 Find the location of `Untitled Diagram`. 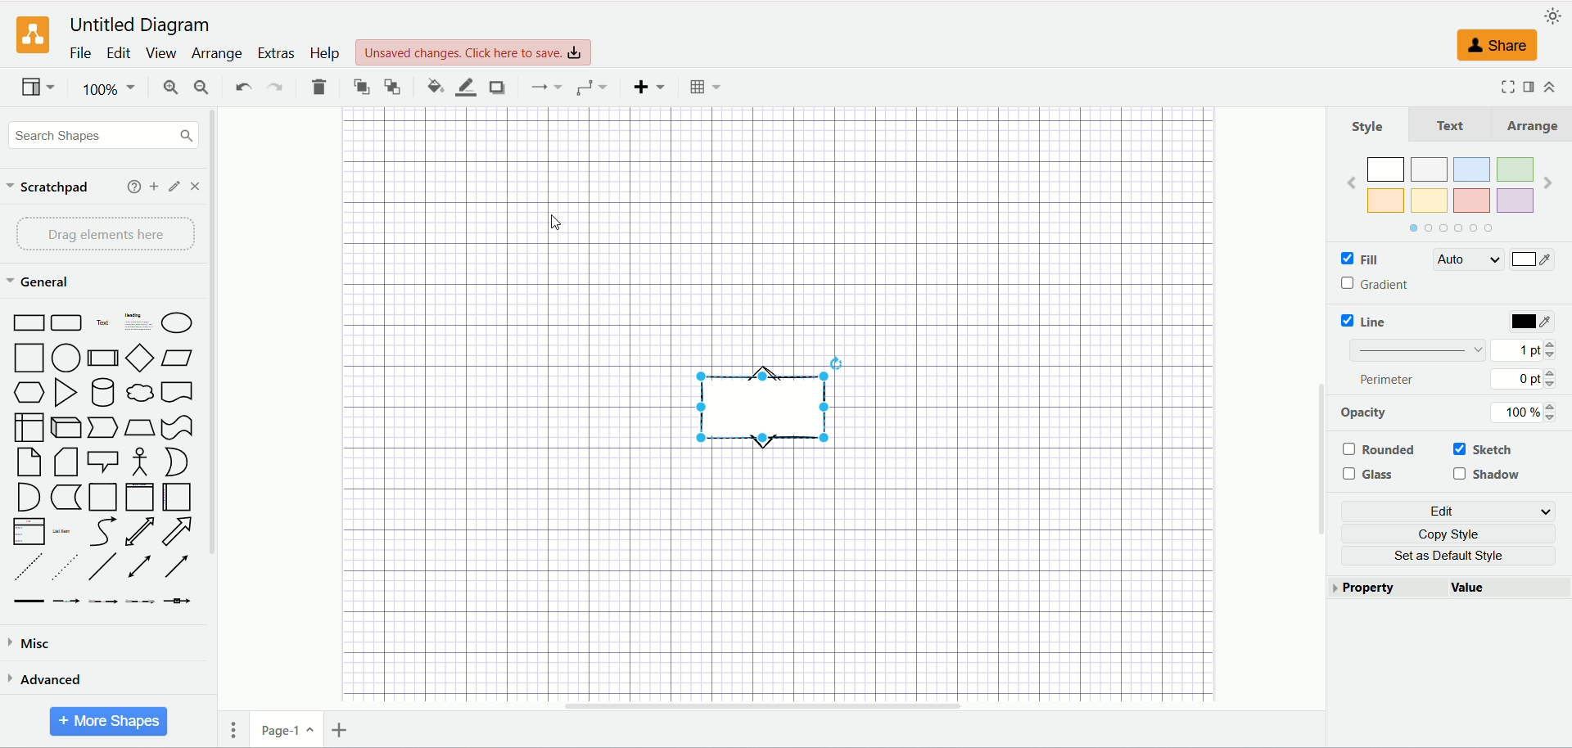

Untitled Diagram is located at coordinates (140, 26).